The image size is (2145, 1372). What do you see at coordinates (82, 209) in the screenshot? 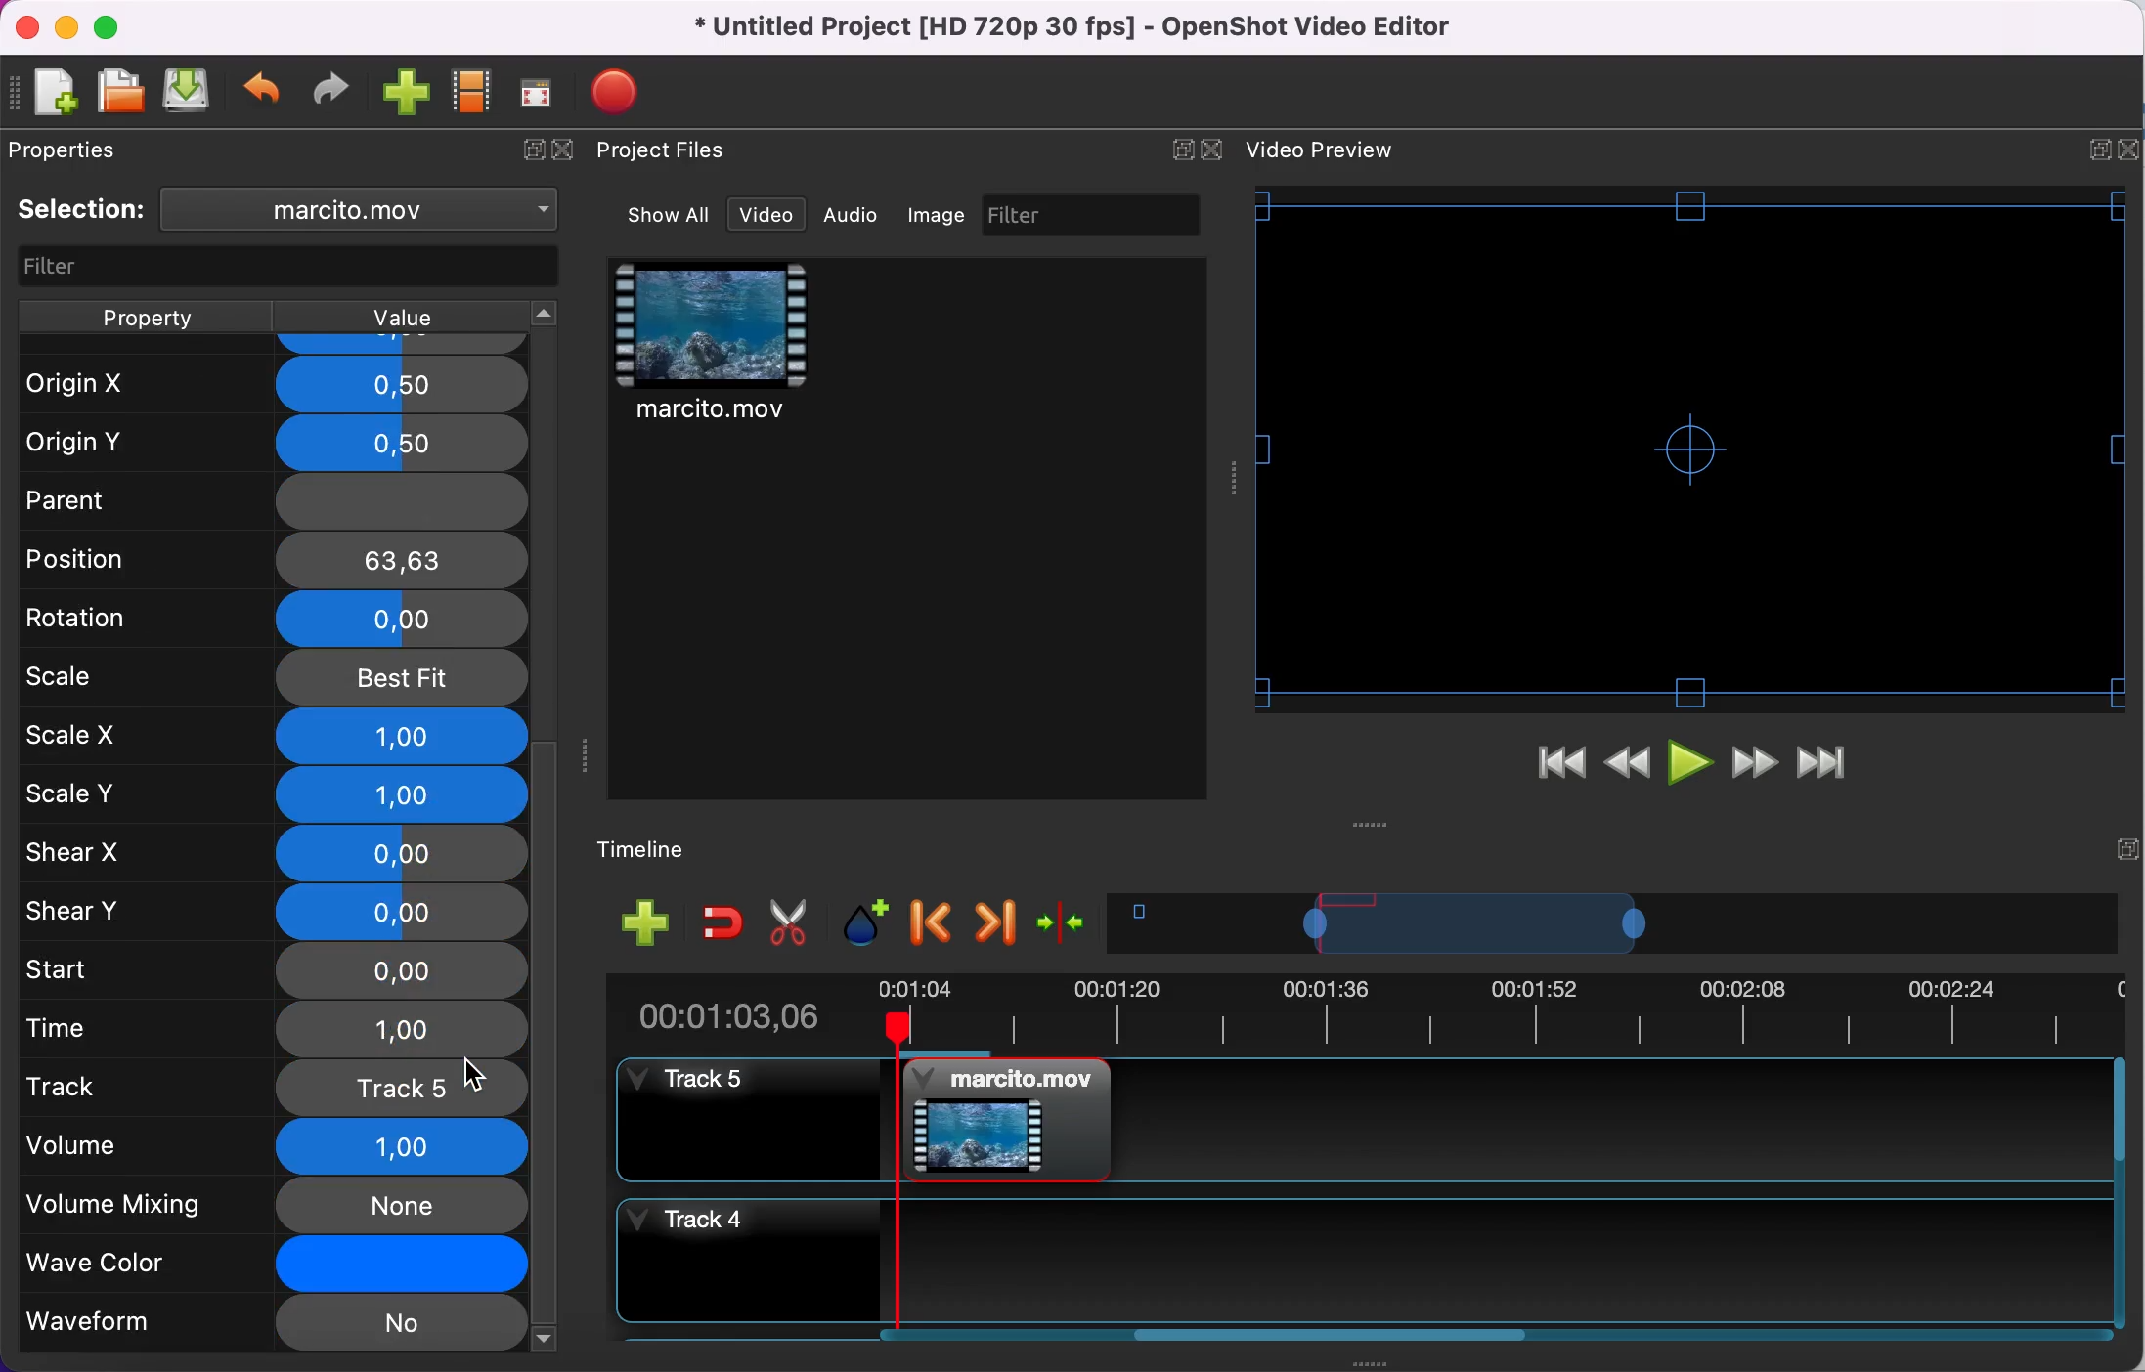
I see `selection` at bounding box center [82, 209].